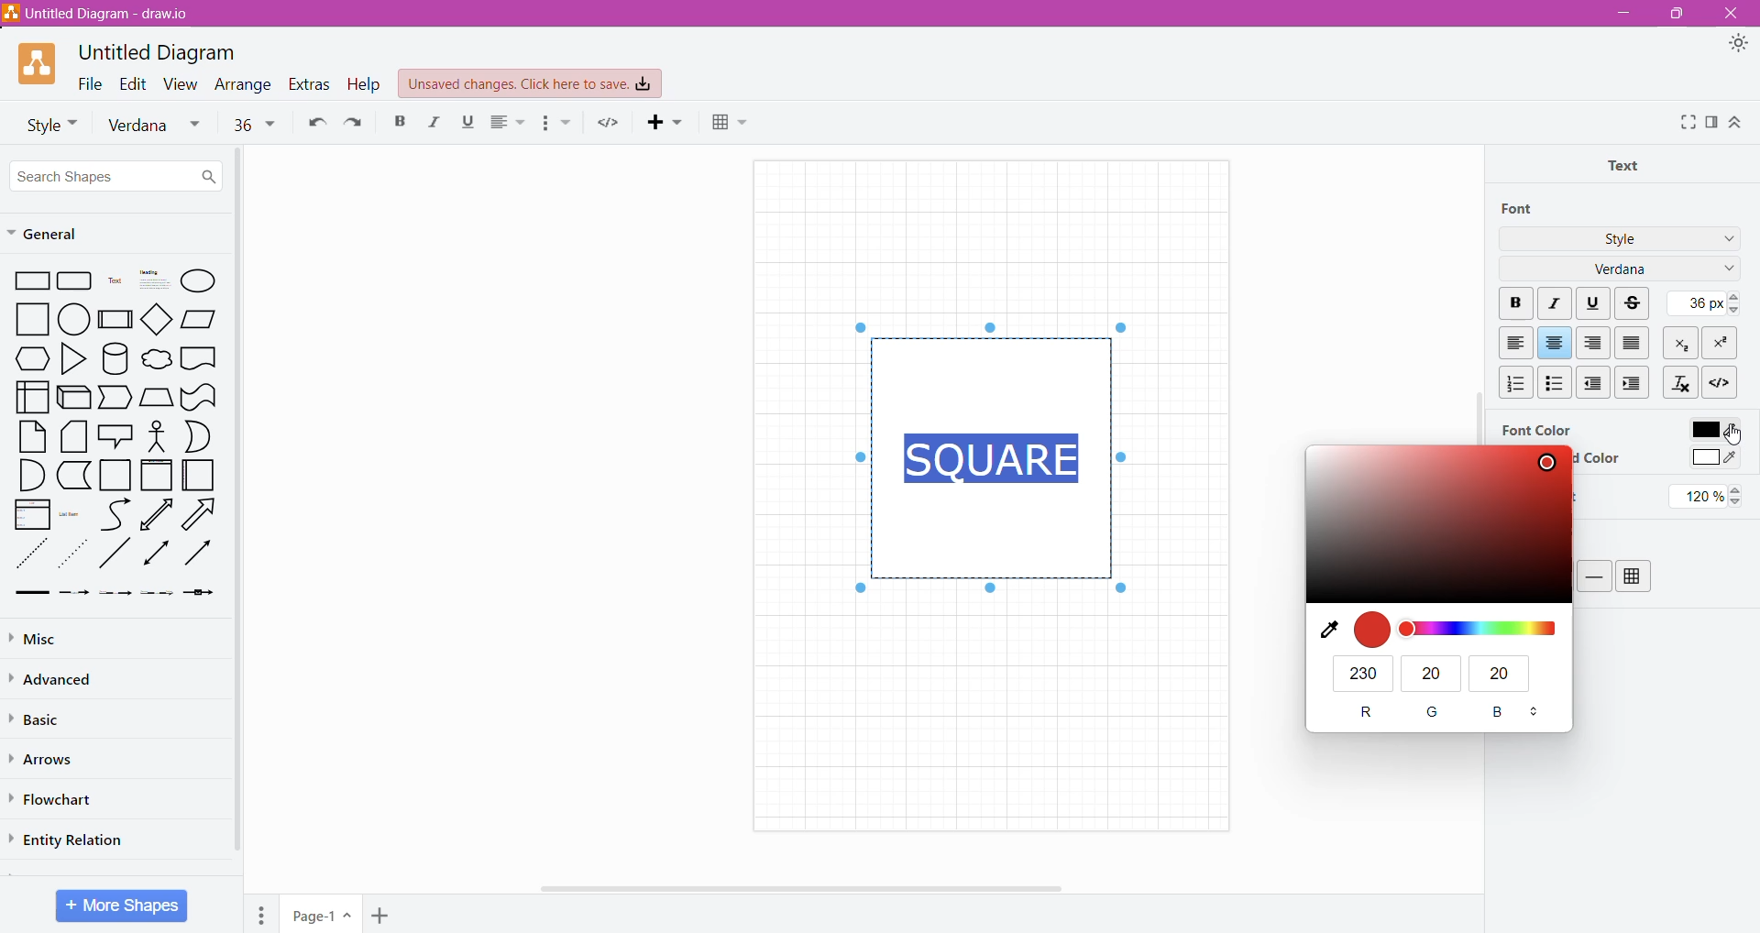 Image resolution: width=1760 pixels, height=933 pixels. What do you see at coordinates (1729, 13) in the screenshot?
I see `Close` at bounding box center [1729, 13].